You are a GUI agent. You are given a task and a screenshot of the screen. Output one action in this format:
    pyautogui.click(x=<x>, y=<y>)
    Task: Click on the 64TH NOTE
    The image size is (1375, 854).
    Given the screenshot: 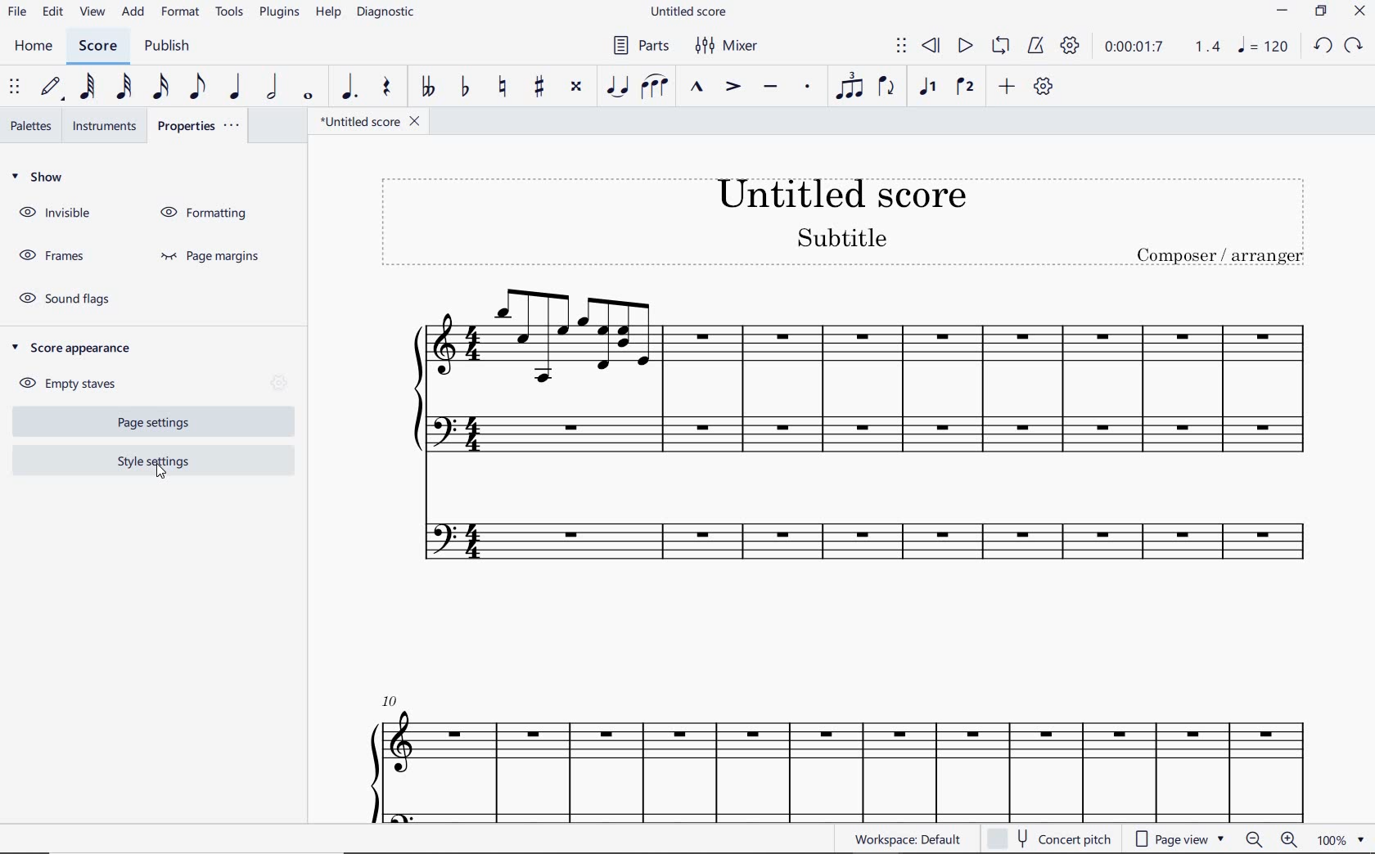 What is the action you would take?
    pyautogui.click(x=89, y=87)
    